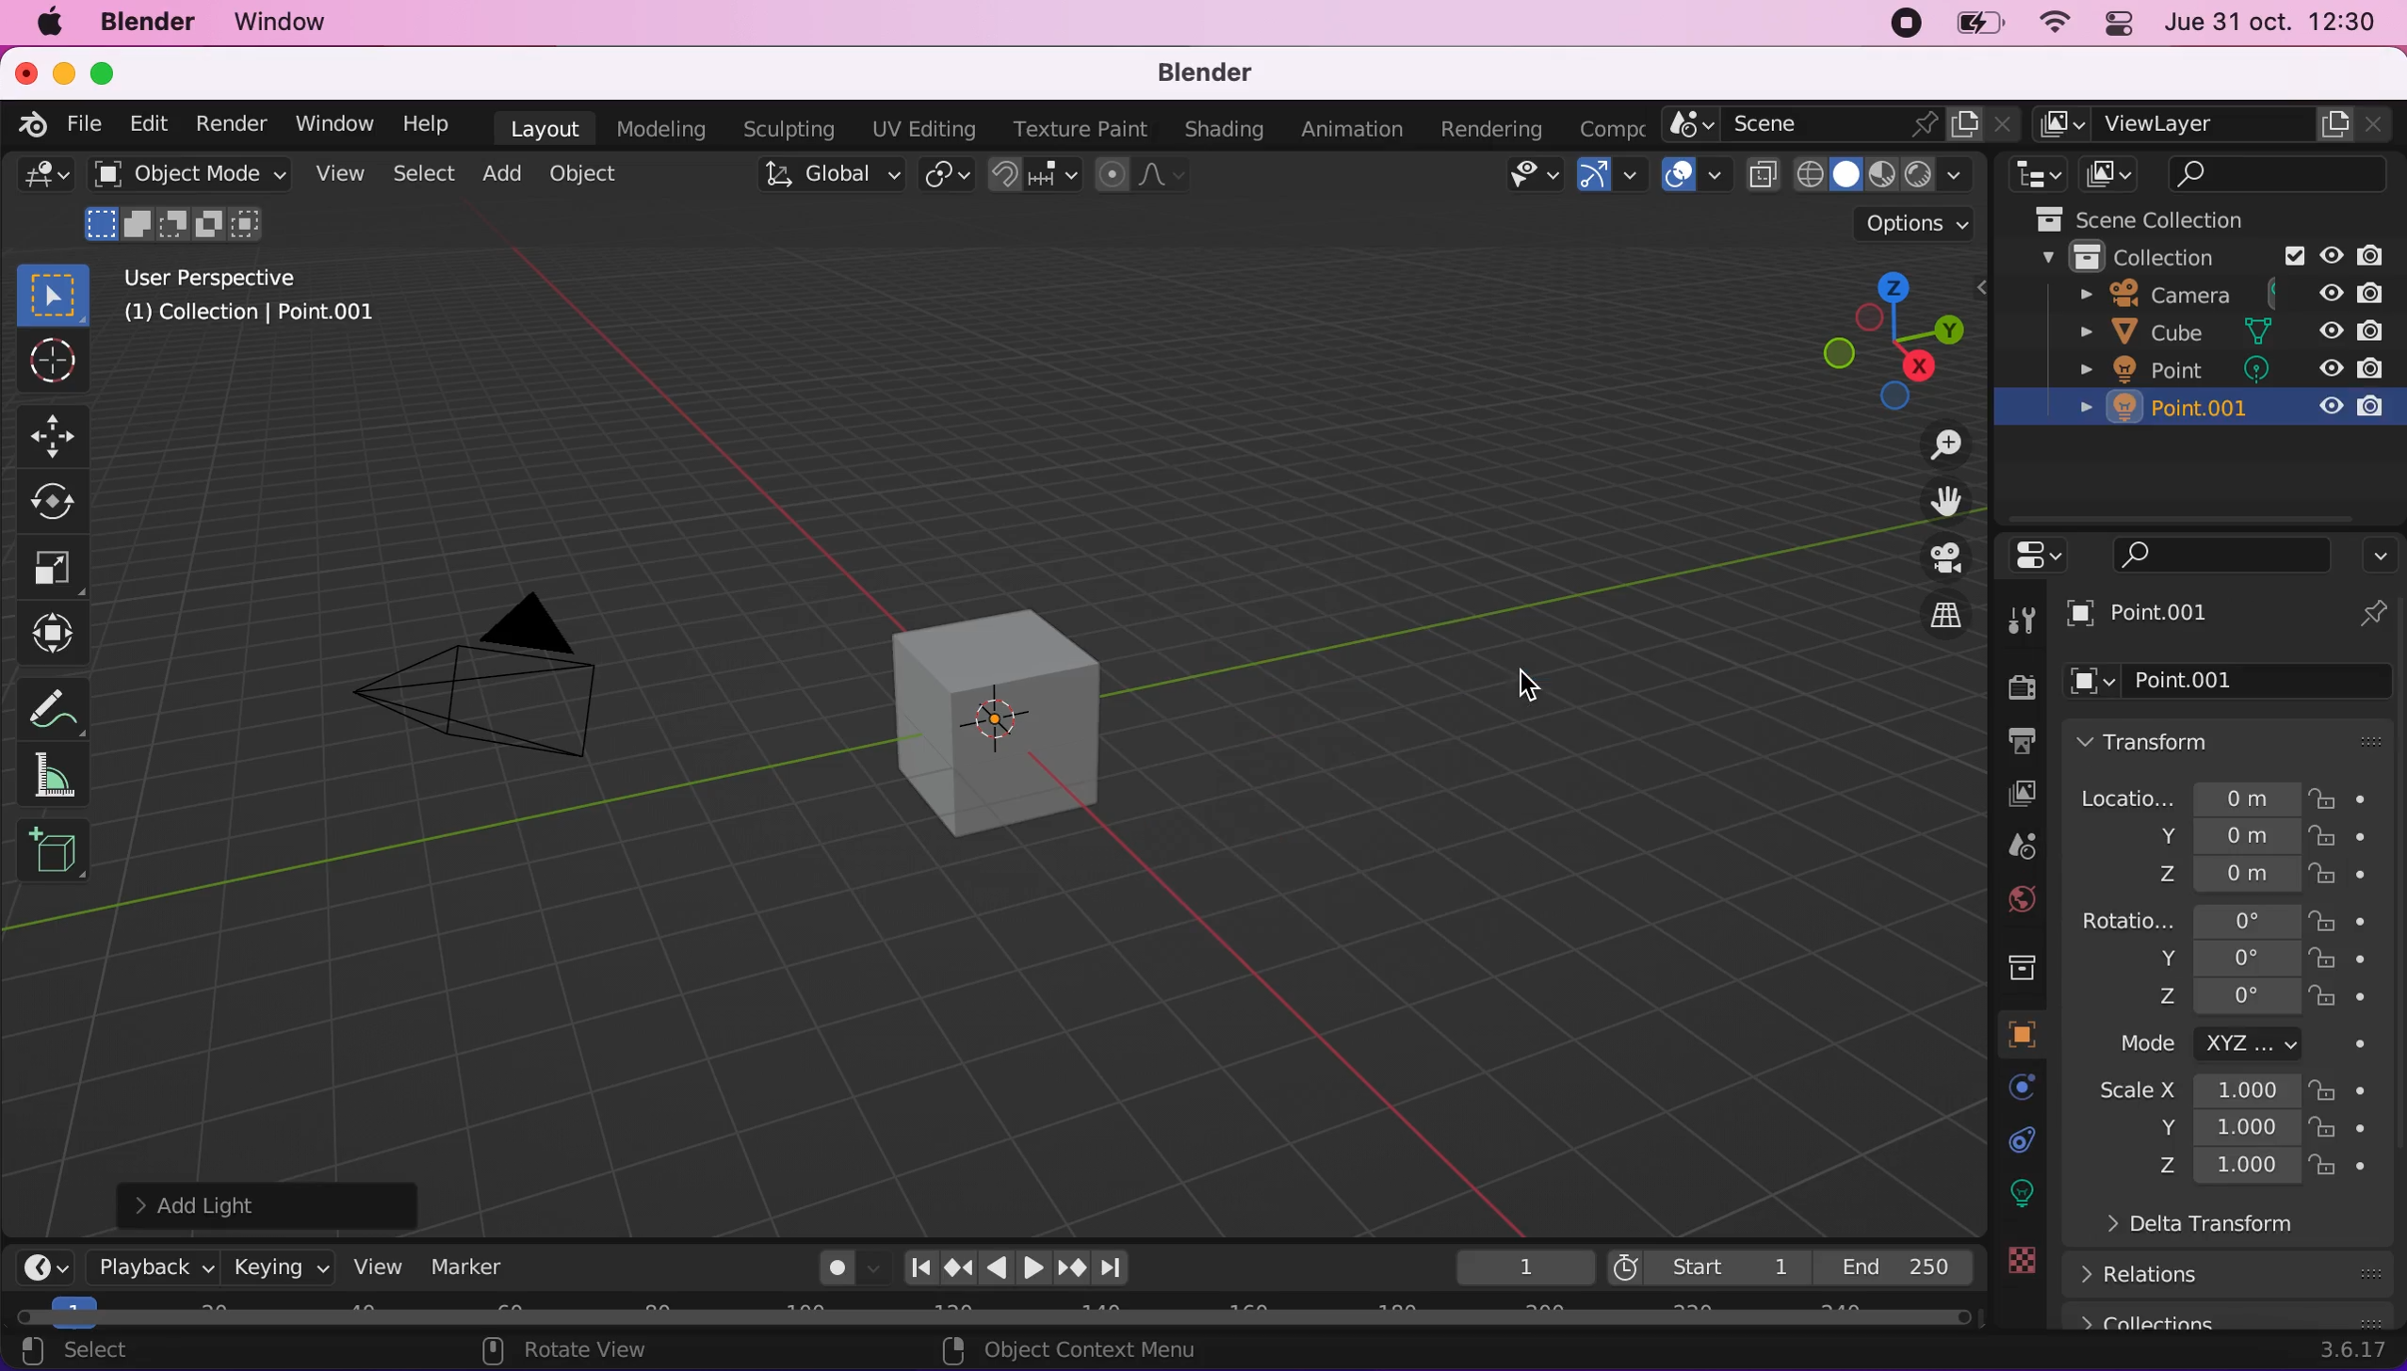 The height and width of the screenshot is (1371, 2407). What do you see at coordinates (1217, 73) in the screenshot?
I see `blender` at bounding box center [1217, 73].